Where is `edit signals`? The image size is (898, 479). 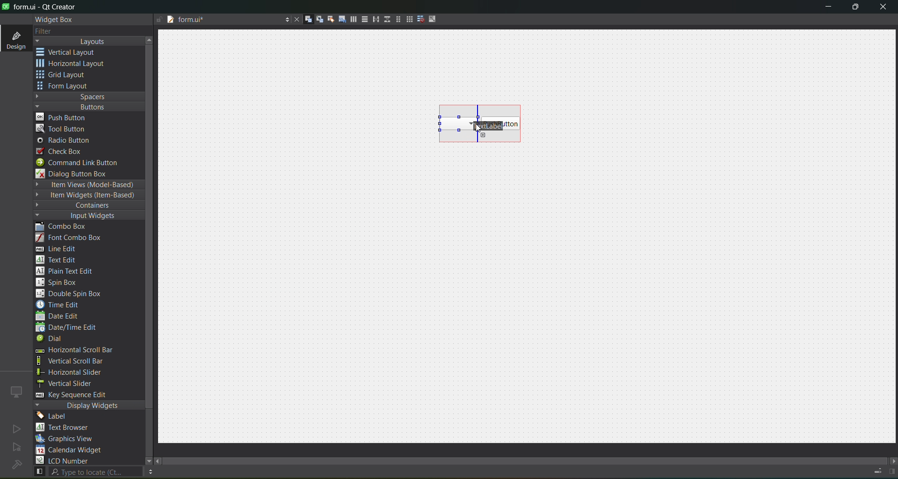
edit signals is located at coordinates (316, 19).